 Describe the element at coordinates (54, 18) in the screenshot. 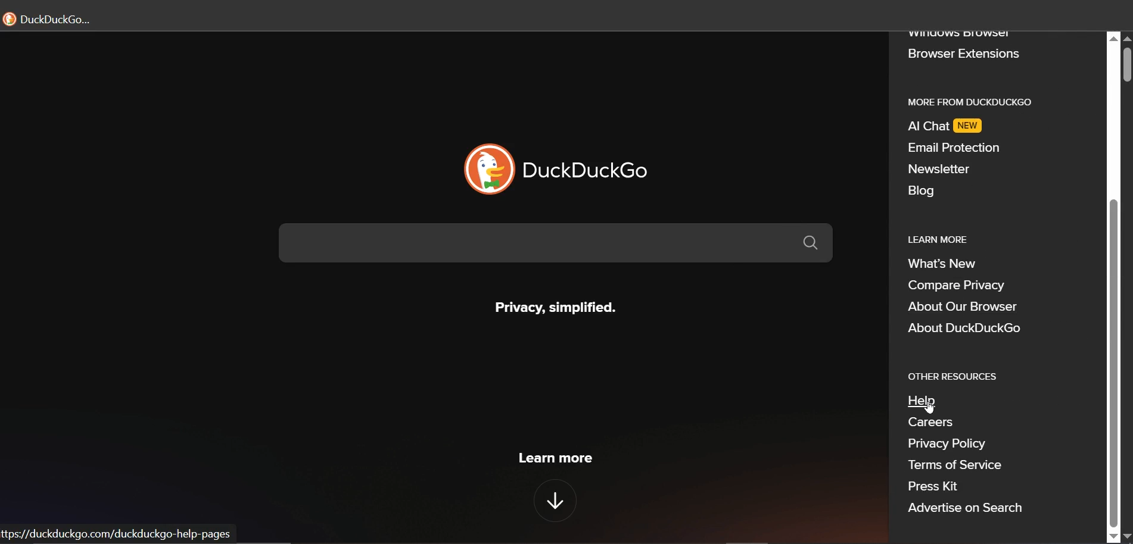

I see `duckduckgo` at that location.